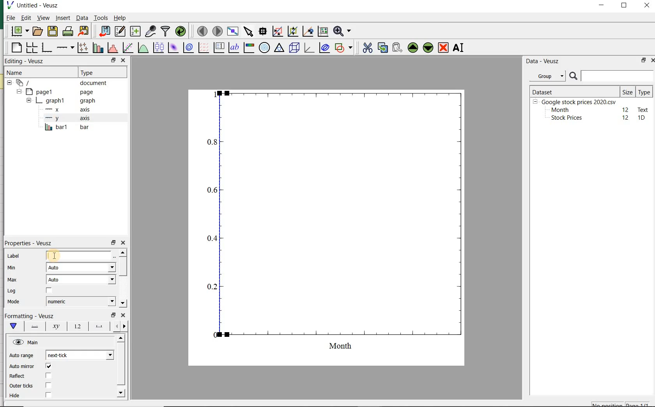  Describe the element at coordinates (80, 255) in the screenshot. I see `input field` at that location.